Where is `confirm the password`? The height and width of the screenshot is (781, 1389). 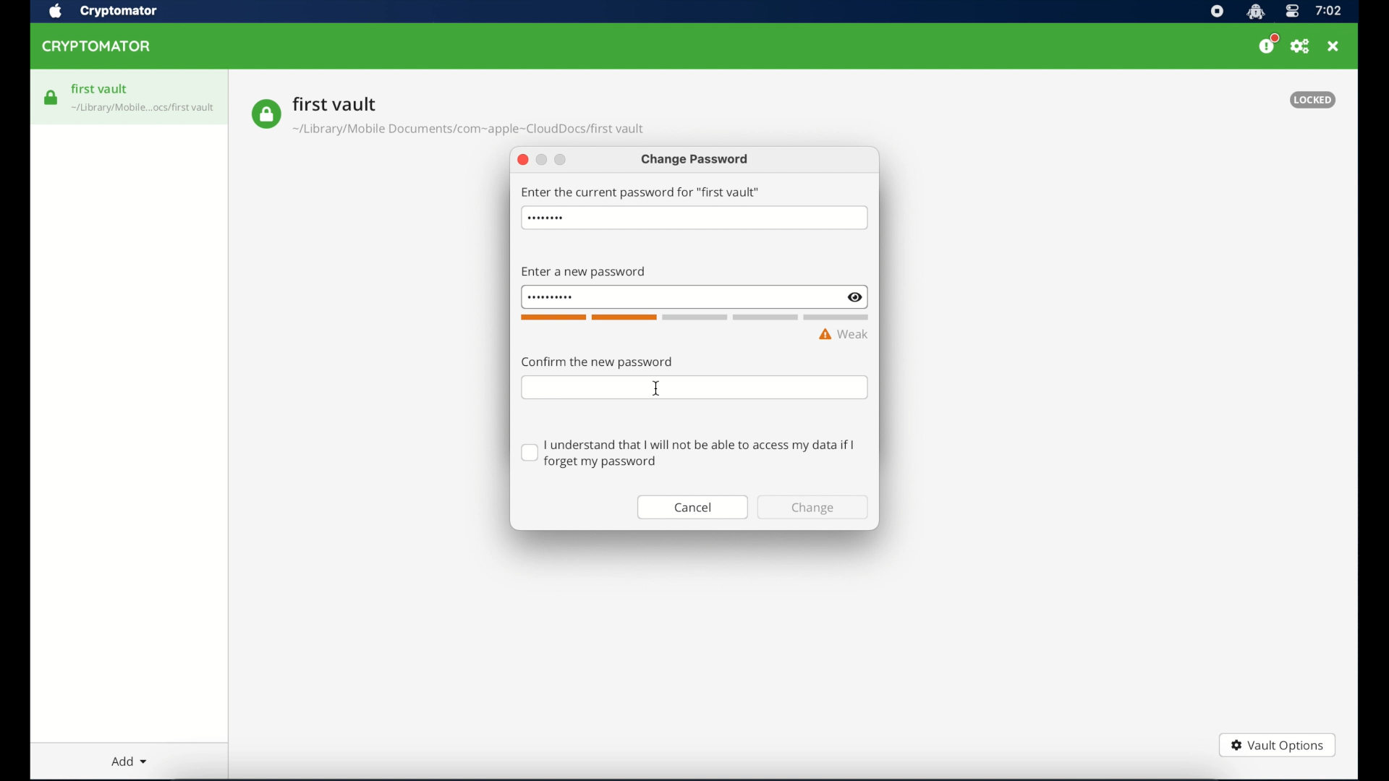 confirm the password is located at coordinates (597, 362).